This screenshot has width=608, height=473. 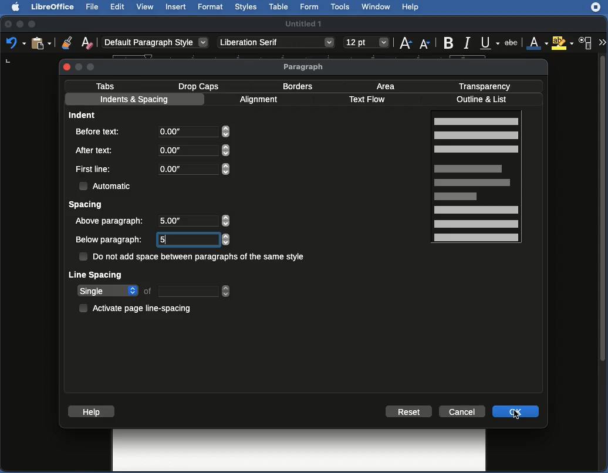 What do you see at coordinates (463, 411) in the screenshot?
I see `Cancel` at bounding box center [463, 411].